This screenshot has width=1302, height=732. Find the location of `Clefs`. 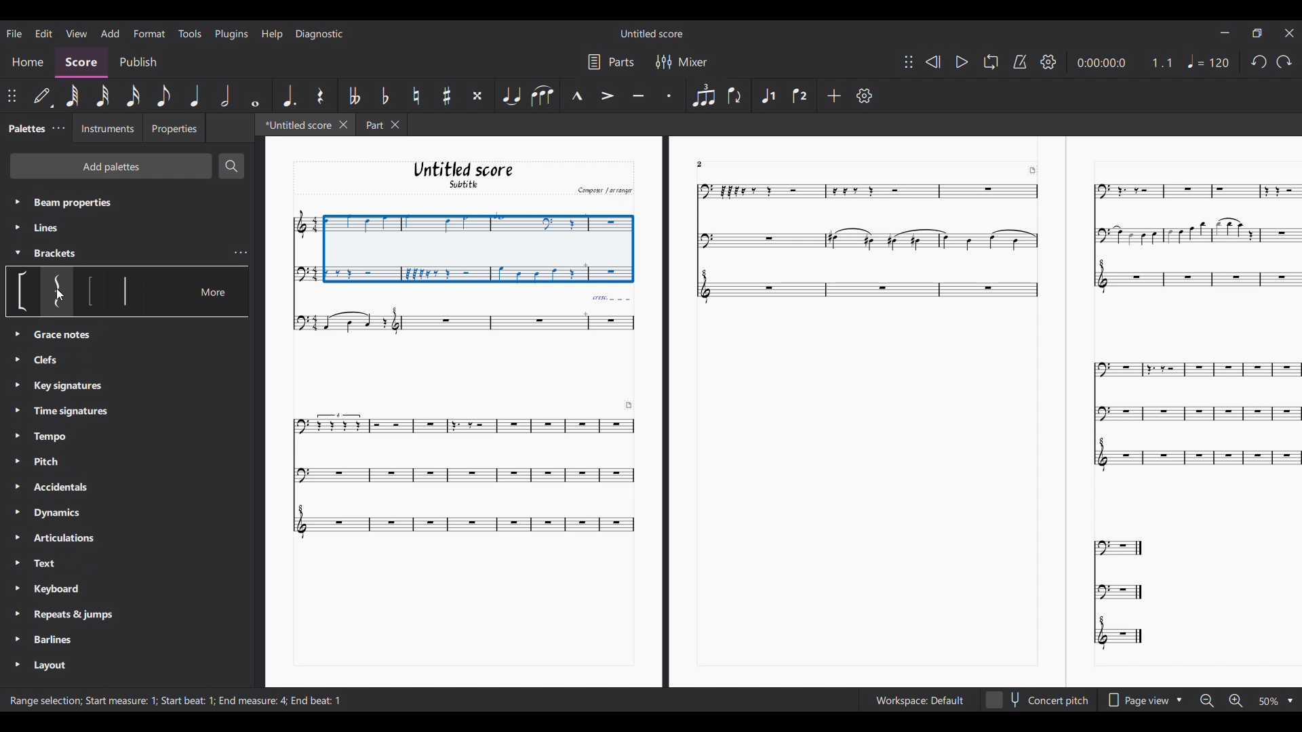

Clefs is located at coordinates (61, 335).